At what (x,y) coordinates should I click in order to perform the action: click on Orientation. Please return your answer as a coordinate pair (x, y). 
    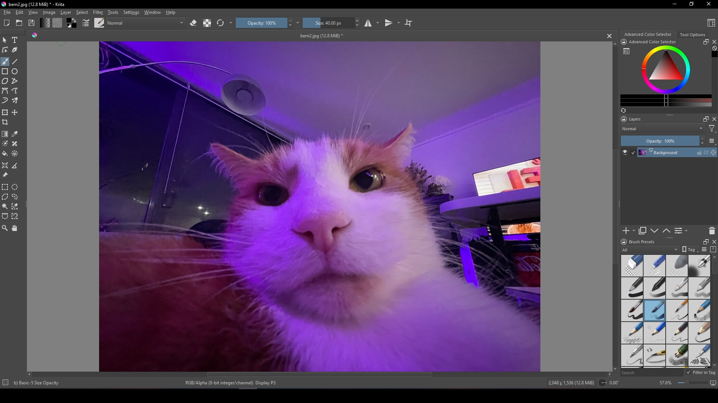
    Looking at the image, I should click on (611, 382).